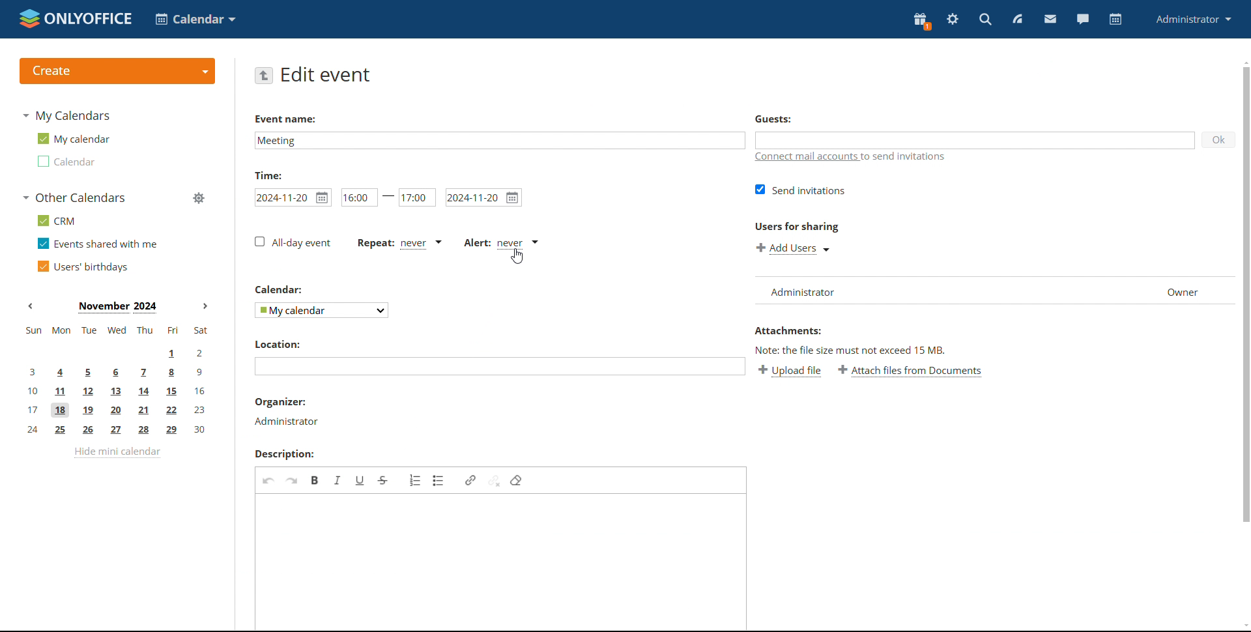 Image resolution: width=1251 pixels, height=632 pixels. What do you see at coordinates (975, 140) in the screenshot?
I see `add guests` at bounding box center [975, 140].